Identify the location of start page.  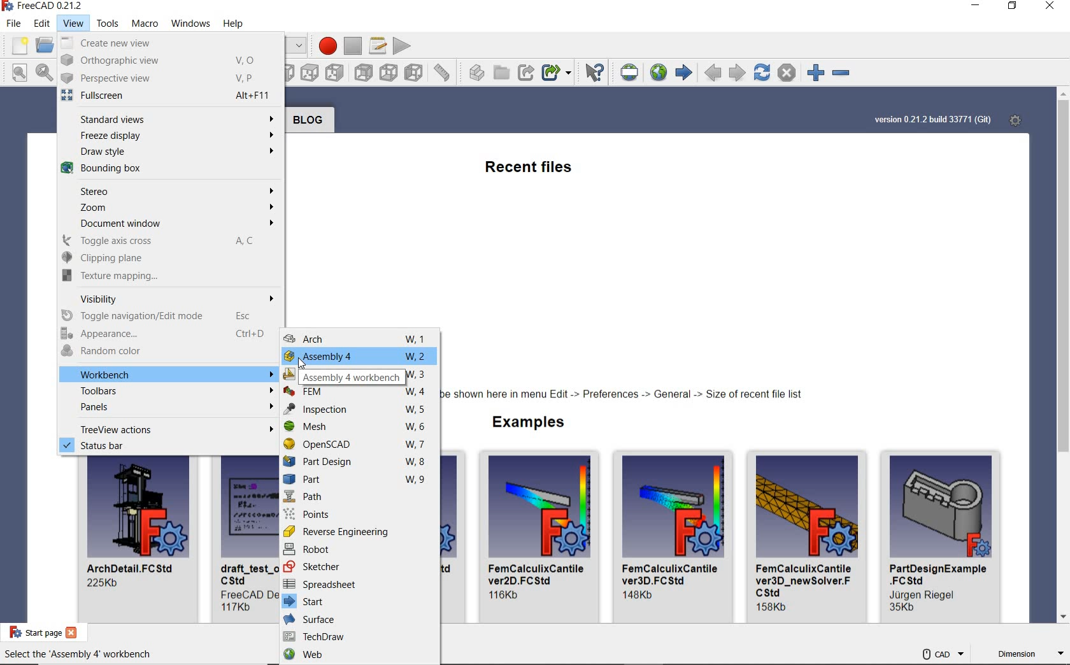
(33, 634).